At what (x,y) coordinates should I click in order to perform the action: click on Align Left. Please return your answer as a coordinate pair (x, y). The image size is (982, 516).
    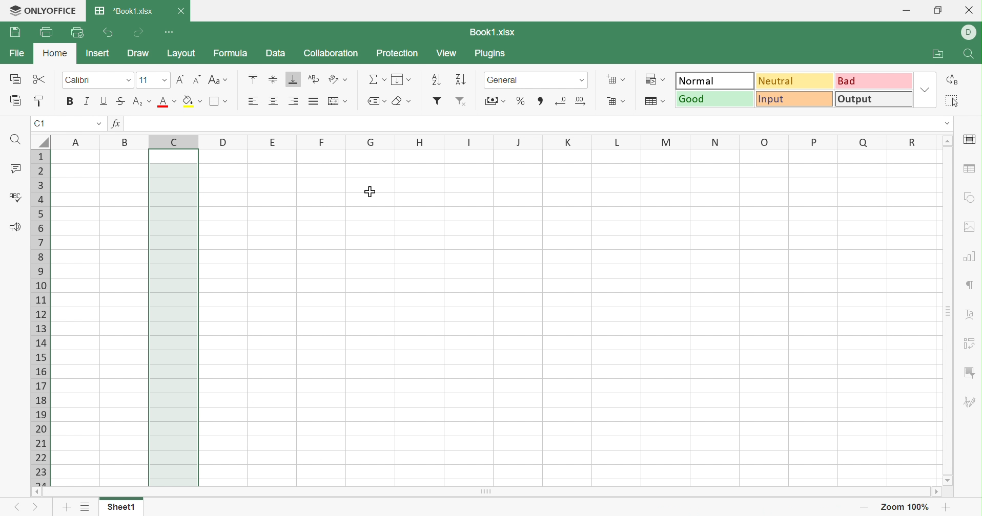
    Looking at the image, I should click on (252, 101).